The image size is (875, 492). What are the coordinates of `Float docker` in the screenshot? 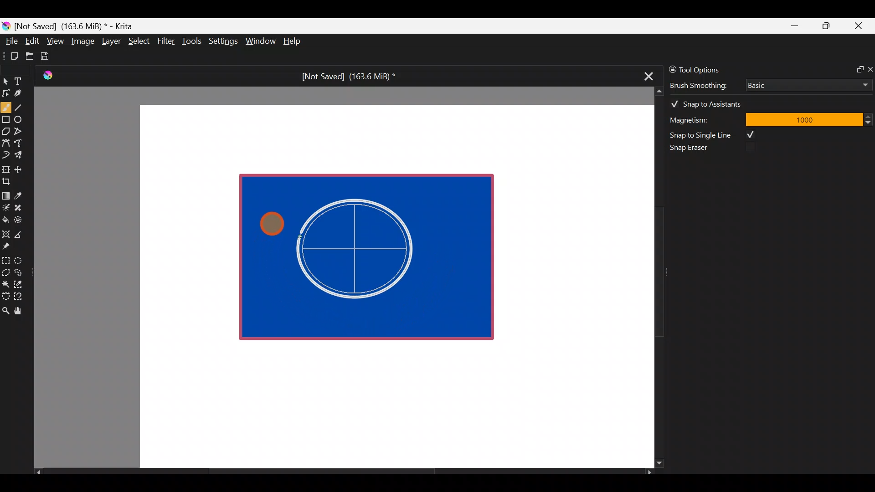 It's located at (856, 68).